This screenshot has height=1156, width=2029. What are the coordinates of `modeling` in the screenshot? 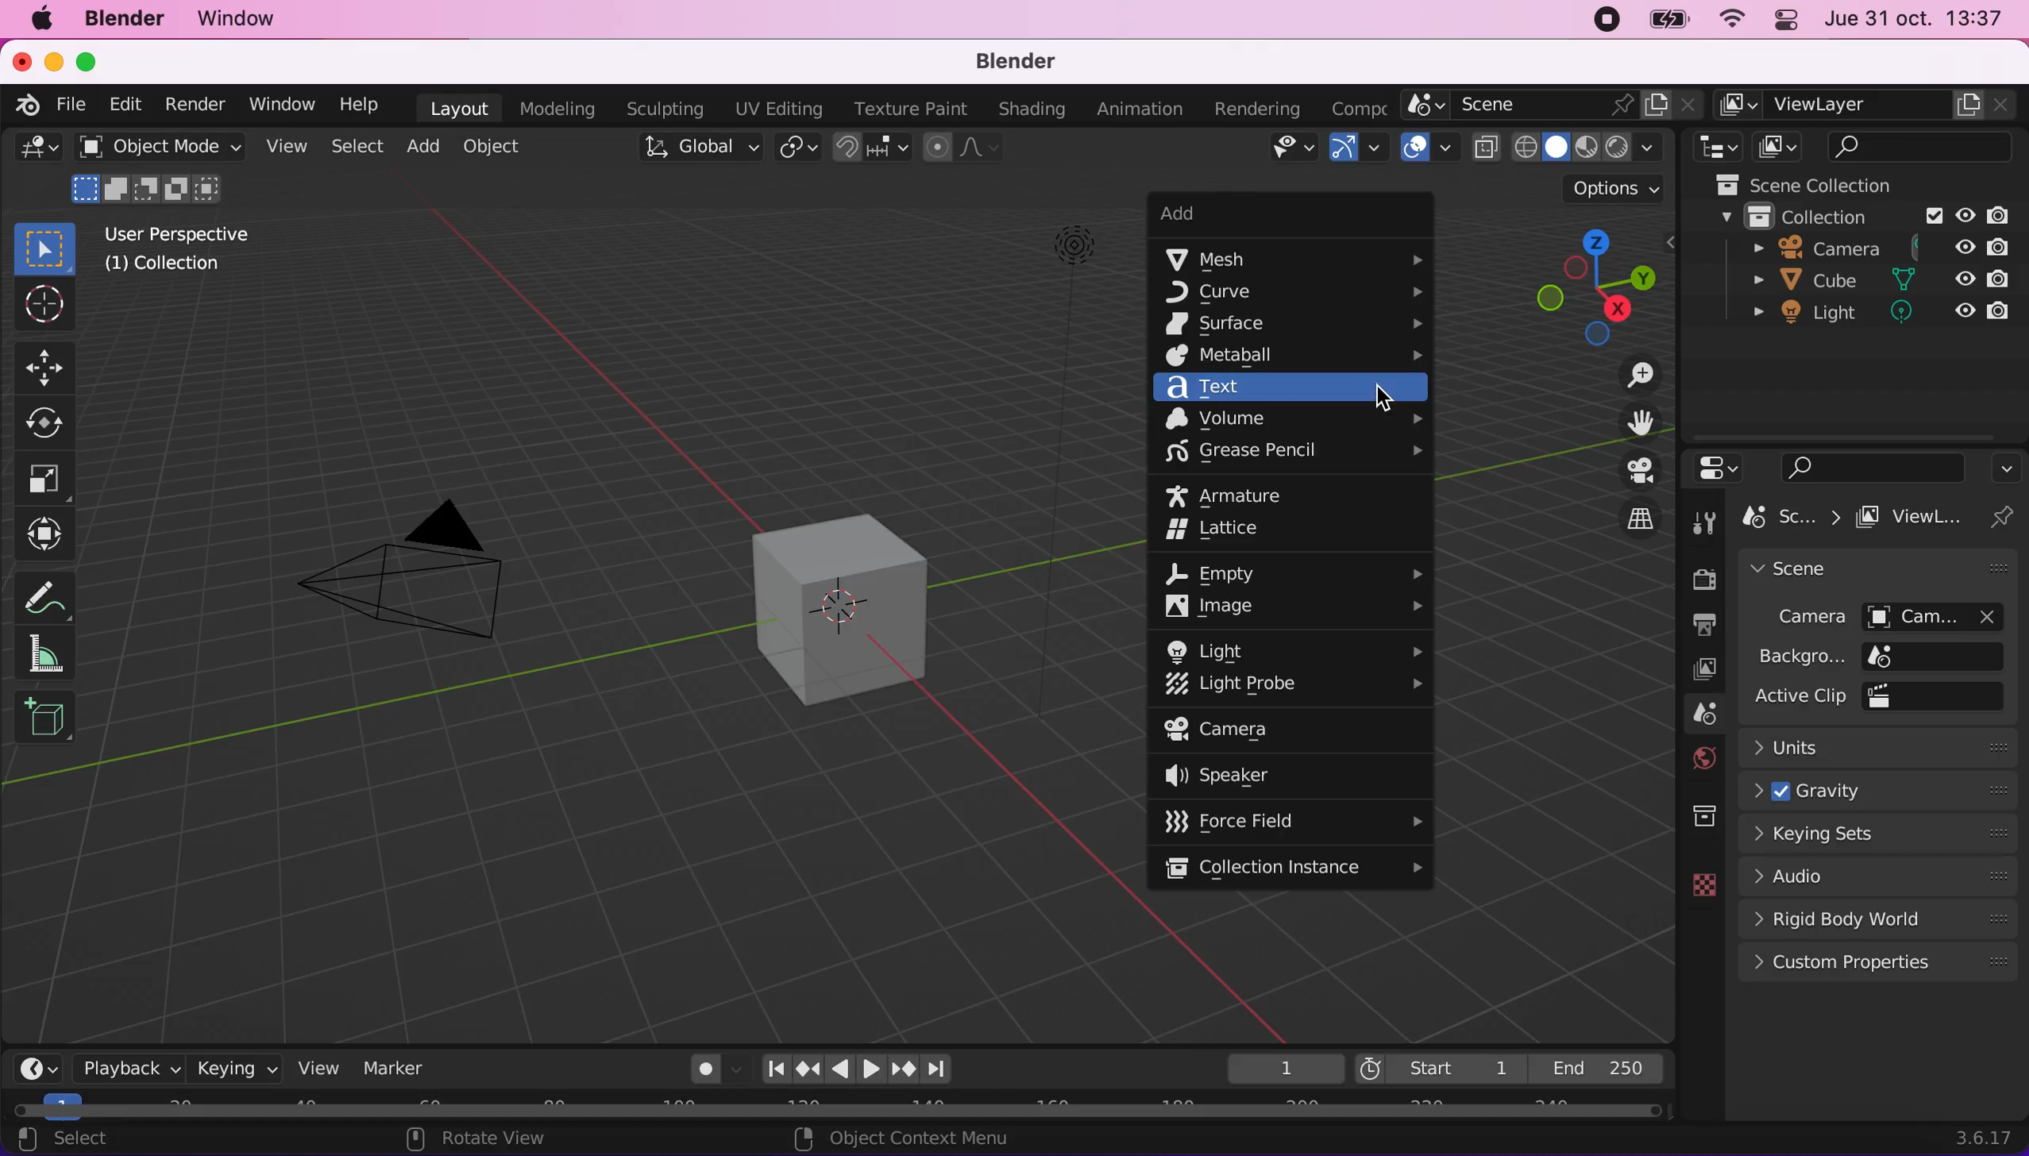 It's located at (559, 109).